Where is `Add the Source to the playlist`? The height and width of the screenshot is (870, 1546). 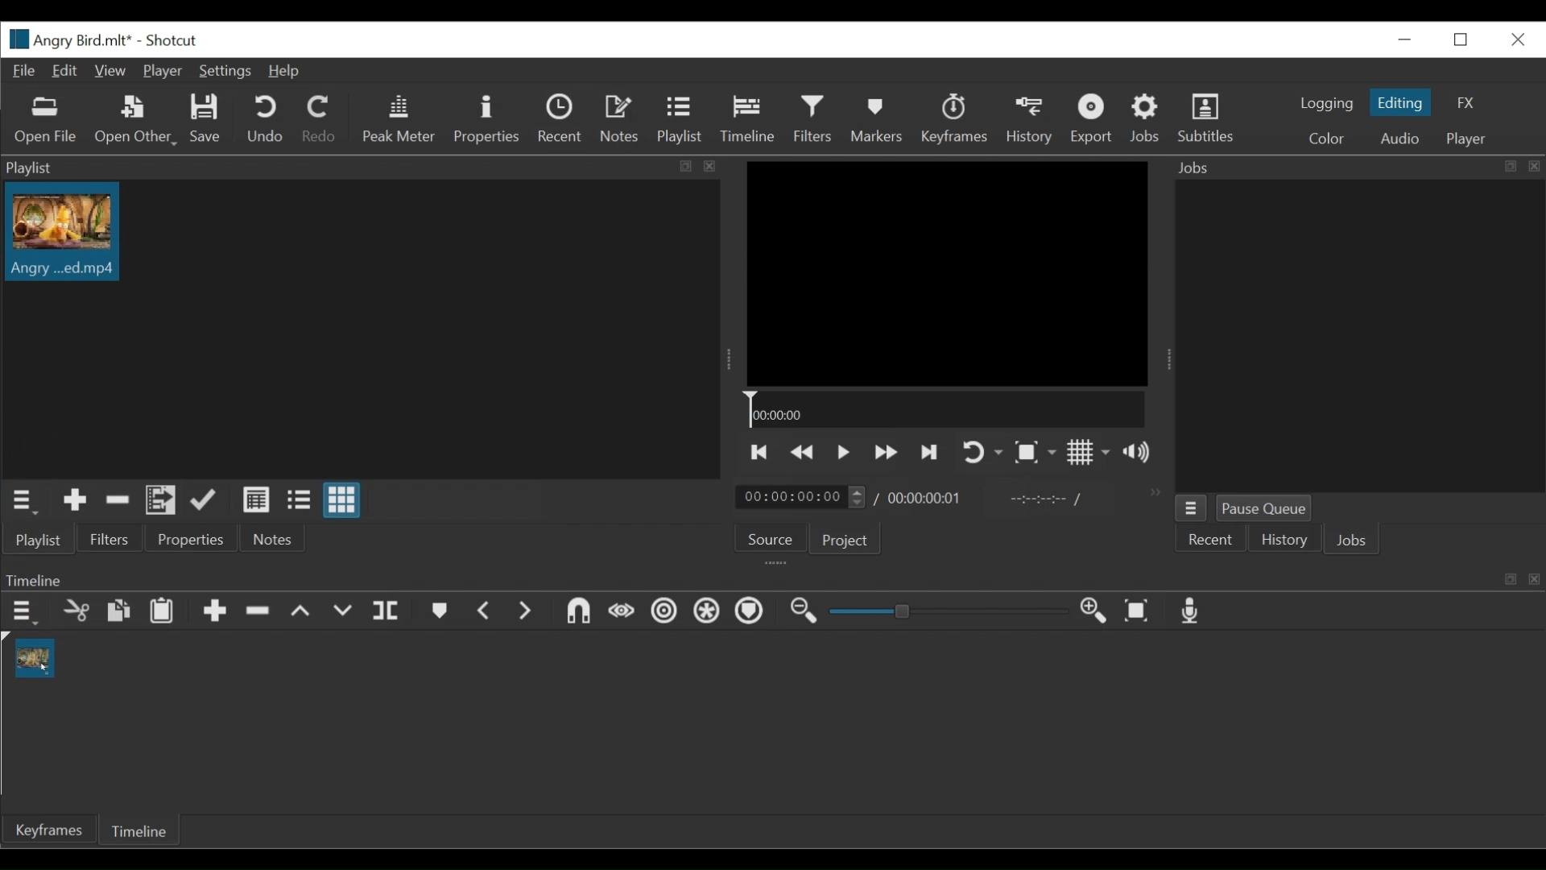 Add the Source to the playlist is located at coordinates (73, 500).